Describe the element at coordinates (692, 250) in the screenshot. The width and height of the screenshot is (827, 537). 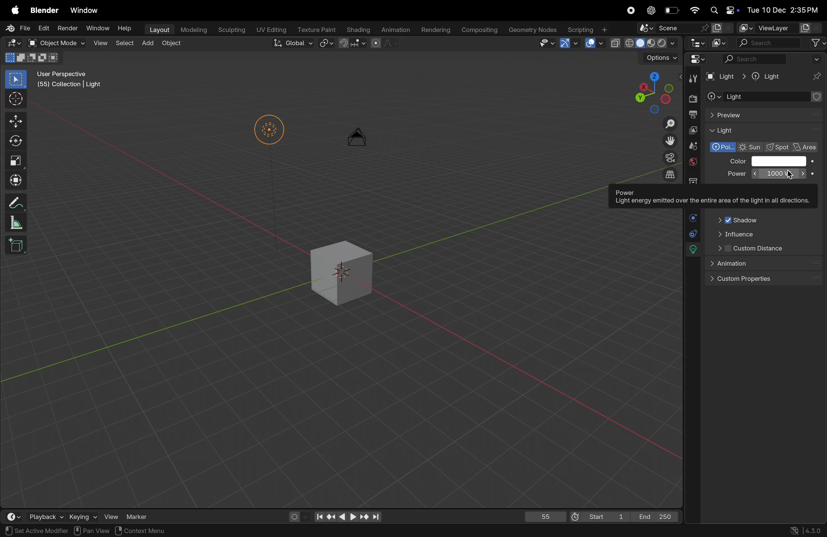
I see `lights` at that location.